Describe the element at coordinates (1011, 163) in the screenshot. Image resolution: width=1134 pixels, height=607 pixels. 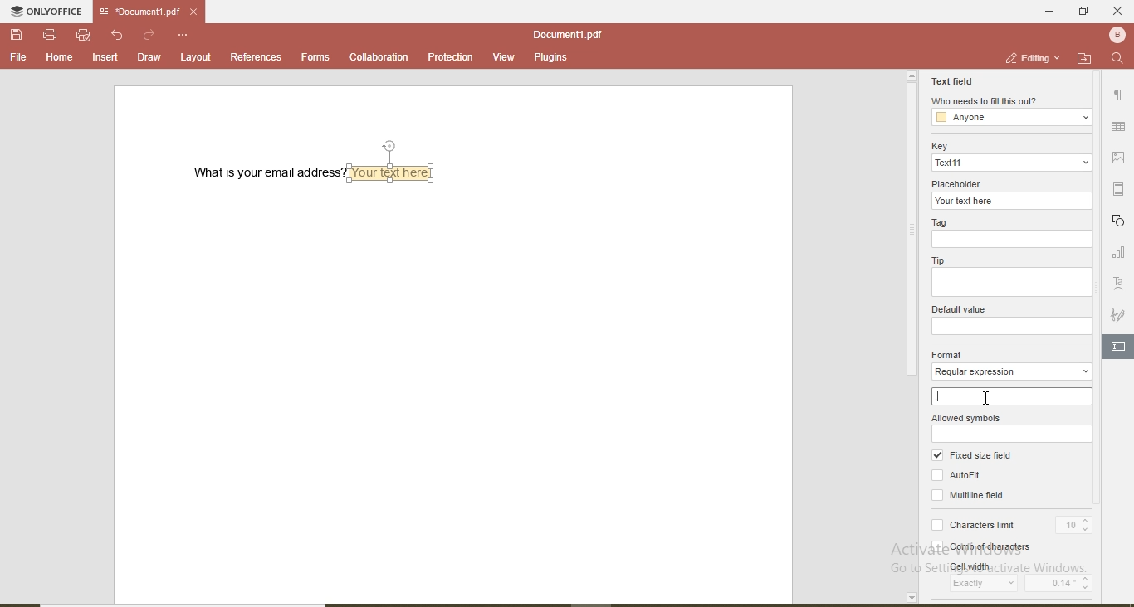
I see `text11` at that location.